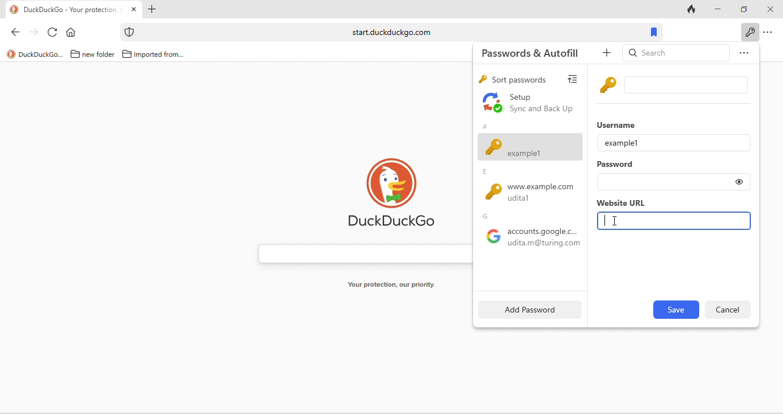 Image resolution: width=783 pixels, height=414 pixels. Describe the element at coordinates (727, 308) in the screenshot. I see `delete` at that location.